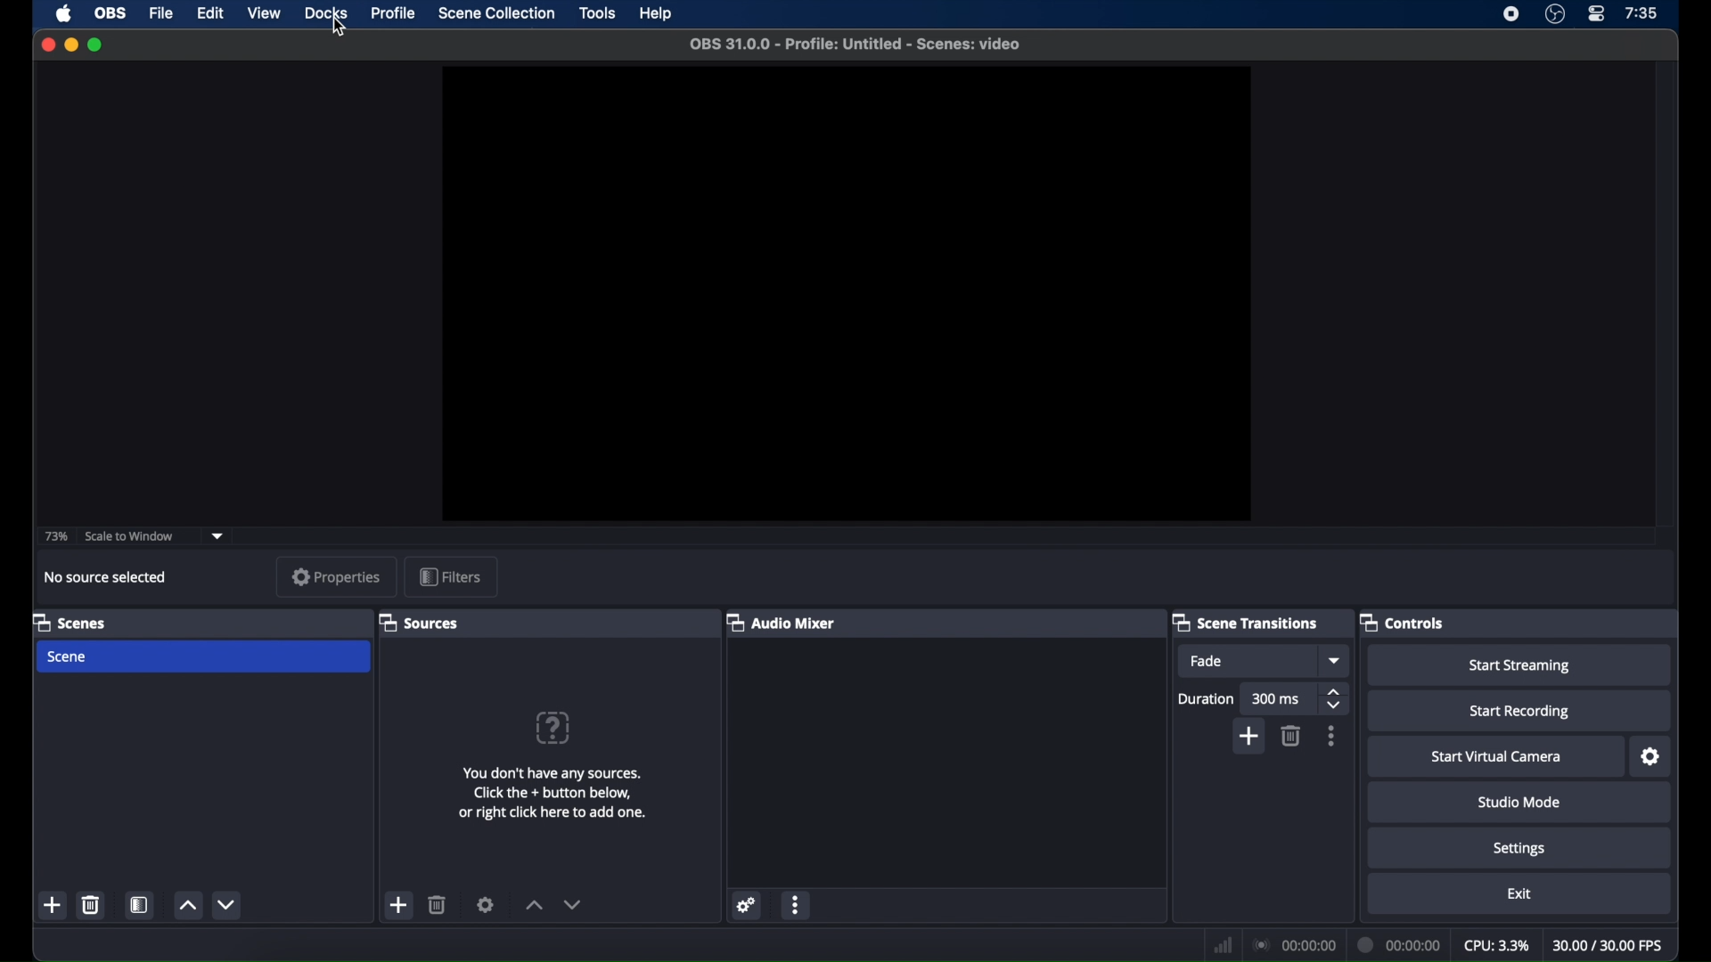  I want to click on scene transitions, so click(1246, 622).